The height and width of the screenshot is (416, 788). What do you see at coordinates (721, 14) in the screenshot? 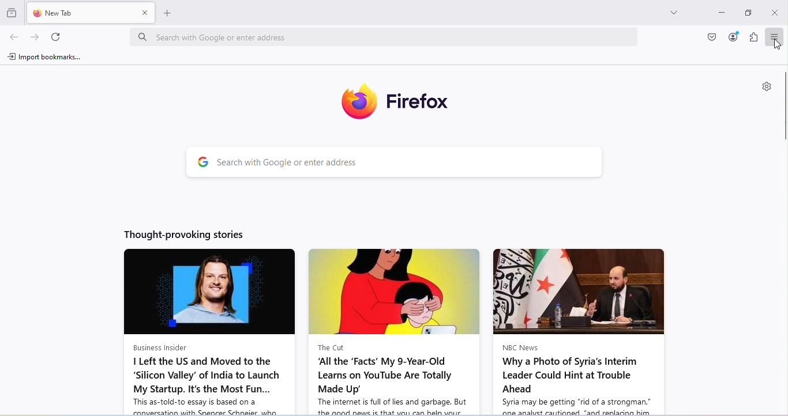
I see `Minimize` at bounding box center [721, 14].